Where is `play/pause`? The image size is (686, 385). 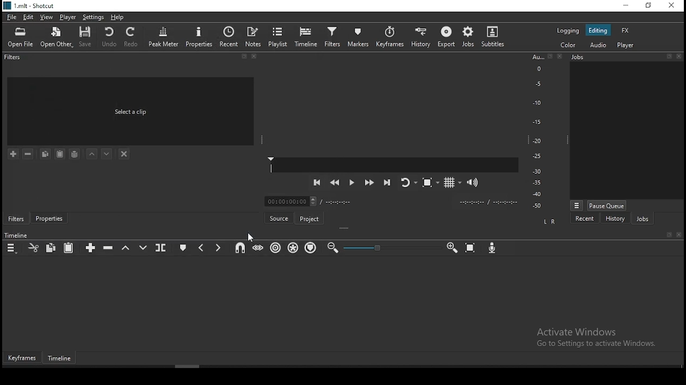
play/pause is located at coordinates (351, 184).